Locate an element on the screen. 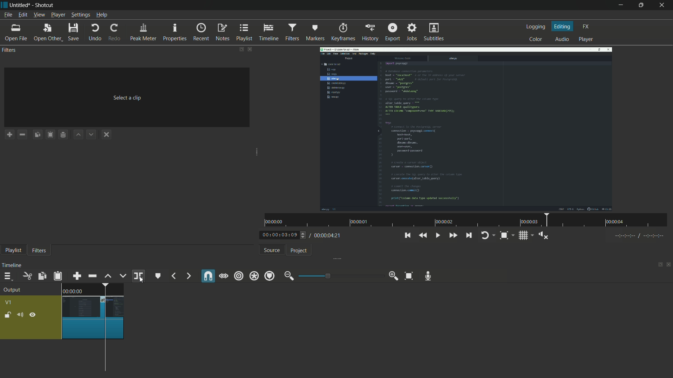 This screenshot has height=378, width=673. cursor is located at coordinates (142, 280).